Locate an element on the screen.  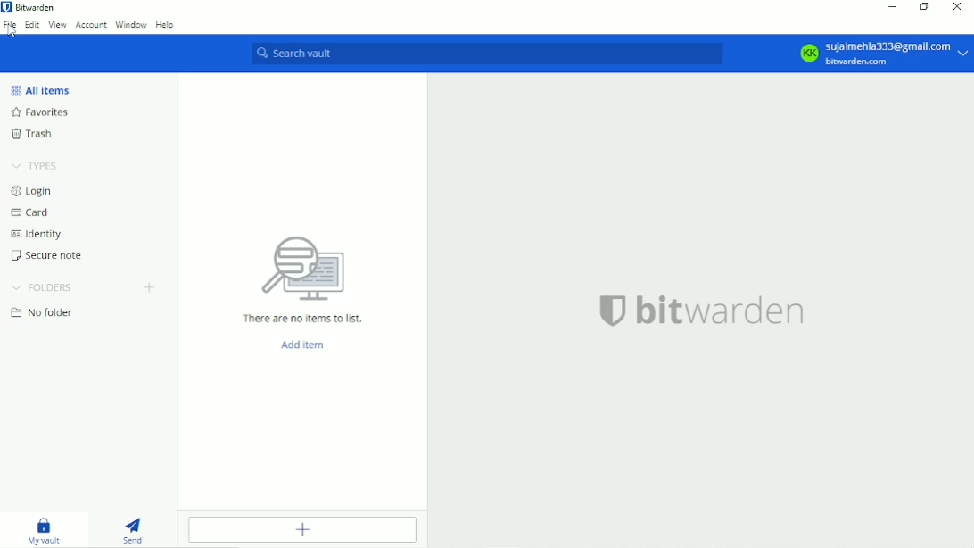
Help is located at coordinates (166, 24).